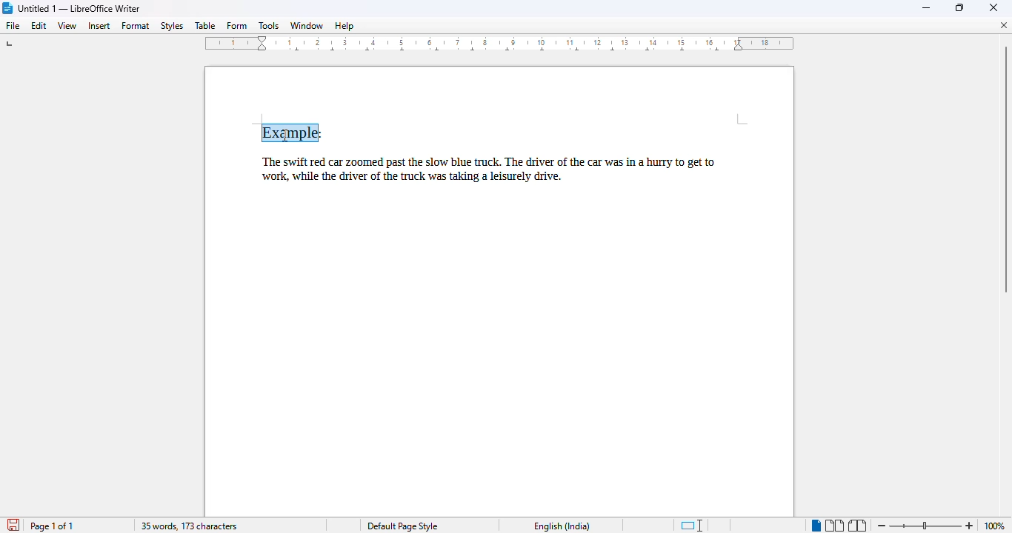 The height and width of the screenshot is (533, 1012). I want to click on  The swift red car zoomed past the slow blue truck. The driver of the car was in a hurry to get to work, while the driver of the truck was taking a leisurely drive., so click(504, 179).